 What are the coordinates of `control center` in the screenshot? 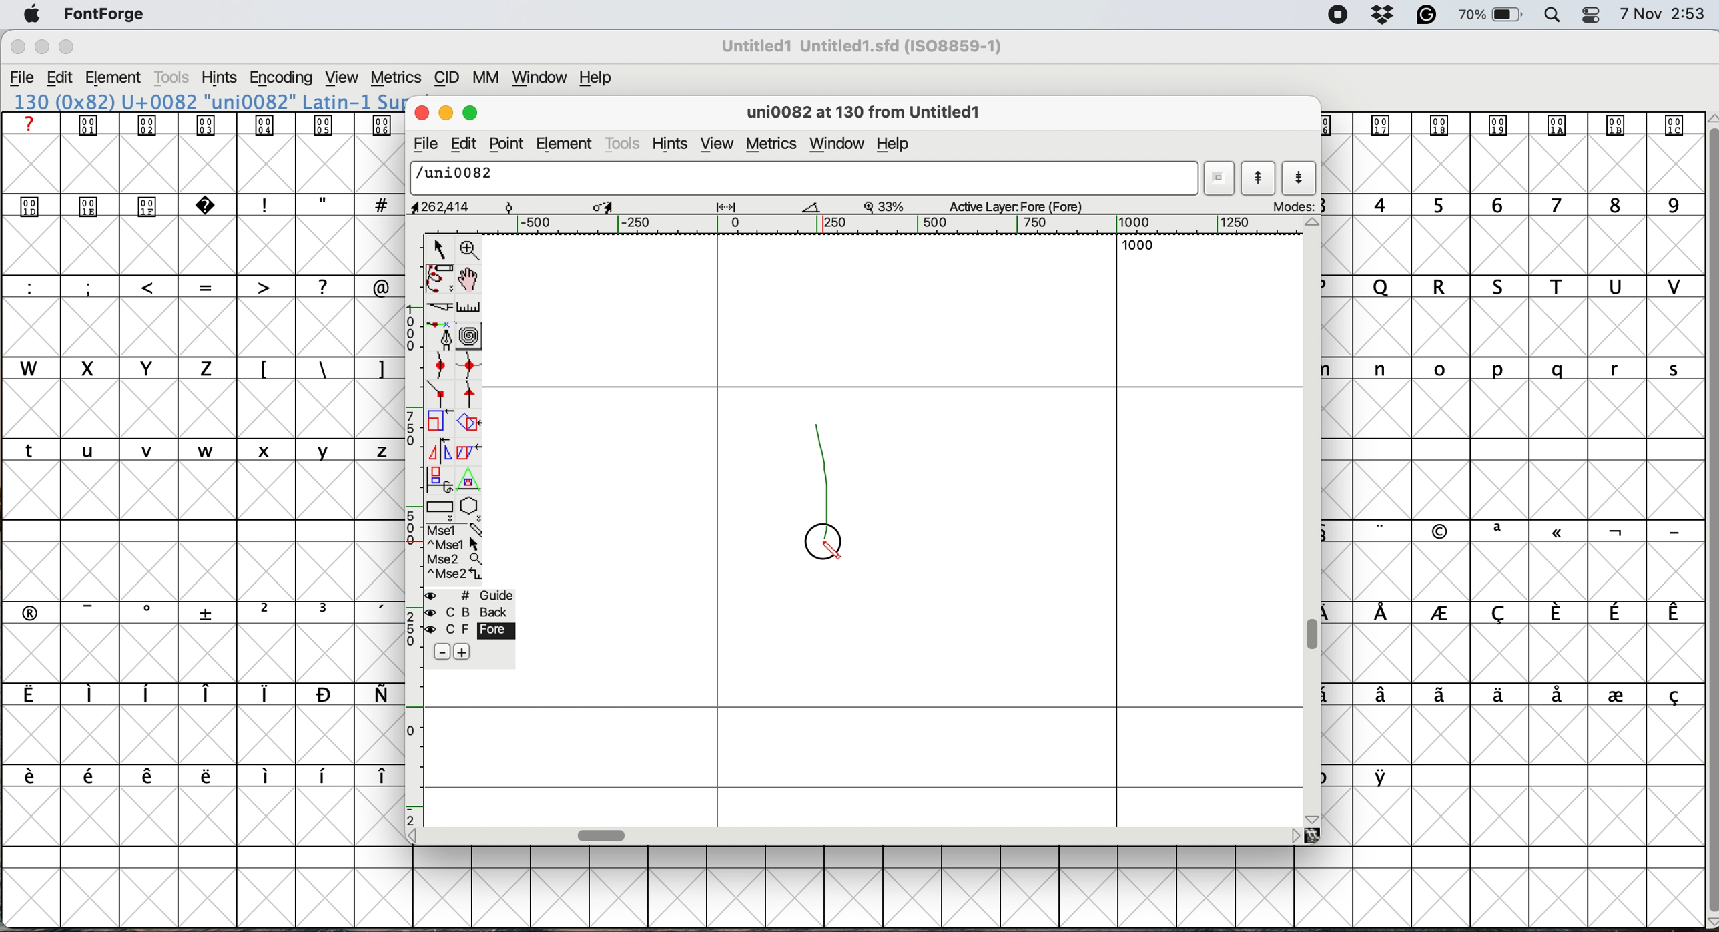 It's located at (1596, 14).